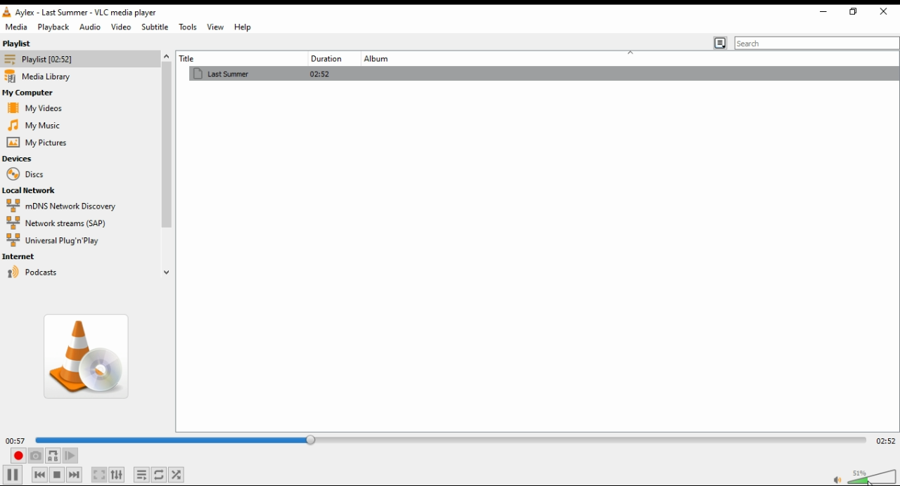  Describe the element at coordinates (119, 475) in the screenshot. I see `show extended settings` at that location.